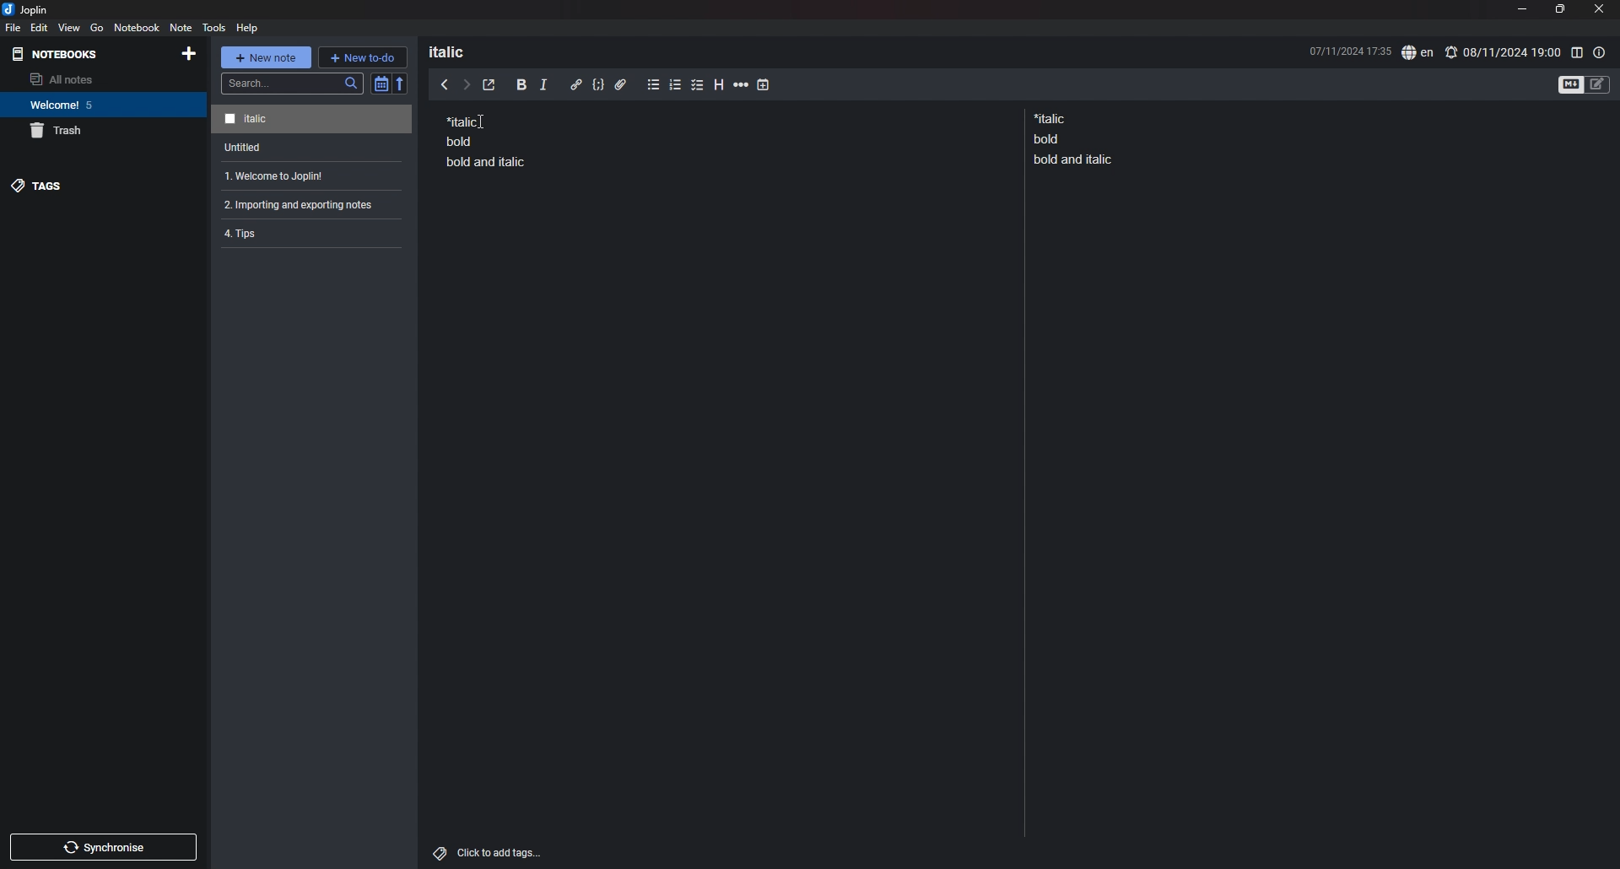 The width and height of the screenshot is (1620, 869). What do you see at coordinates (187, 53) in the screenshot?
I see `add notebook` at bounding box center [187, 53].